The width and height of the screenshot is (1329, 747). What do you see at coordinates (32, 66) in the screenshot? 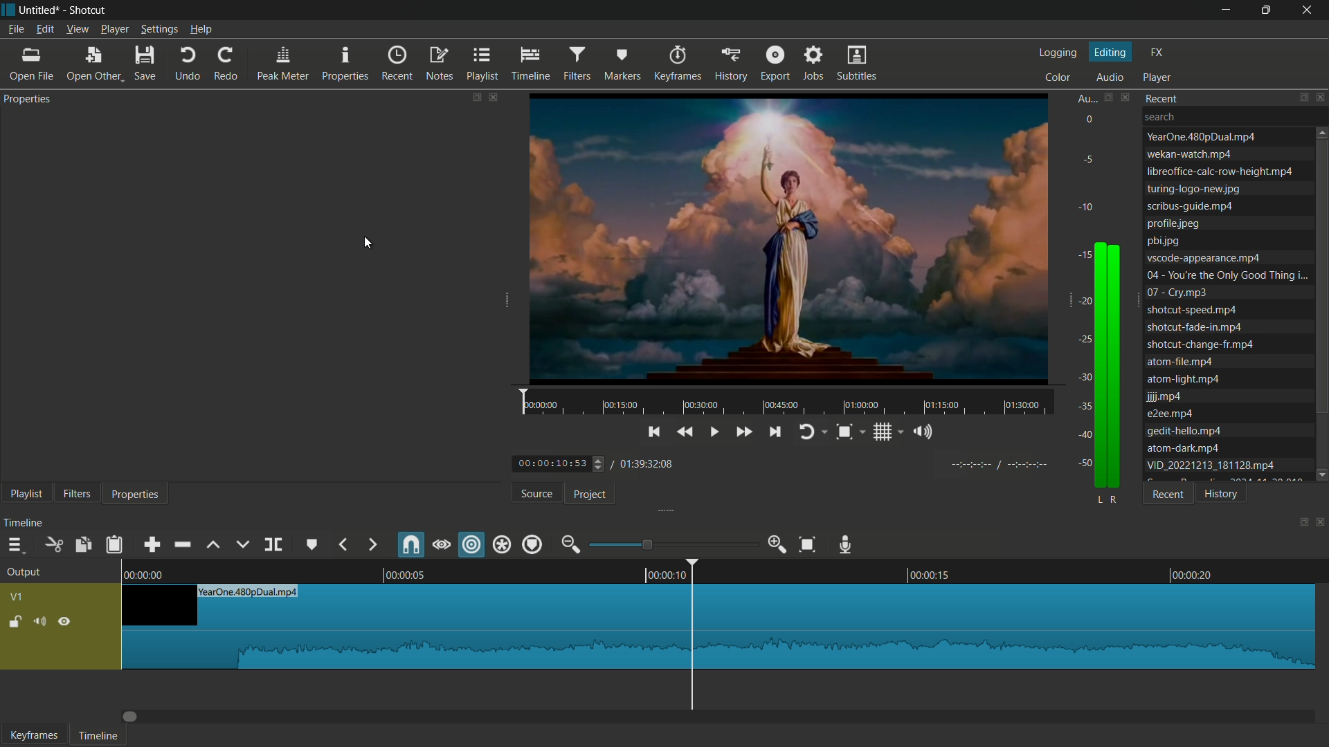
I see `open other` at bounding box center [32, 66].